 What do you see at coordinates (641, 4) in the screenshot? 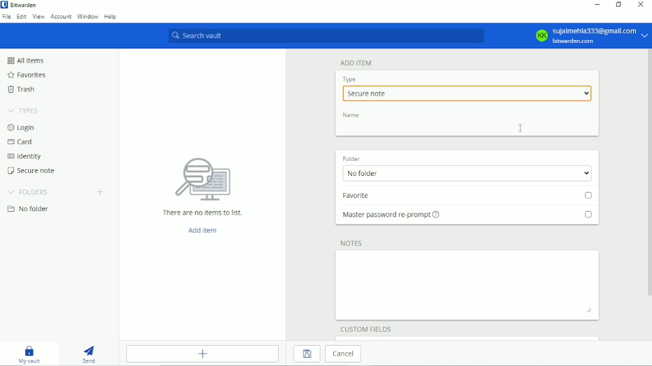
I see `Close` at bounding box center [641, 4].